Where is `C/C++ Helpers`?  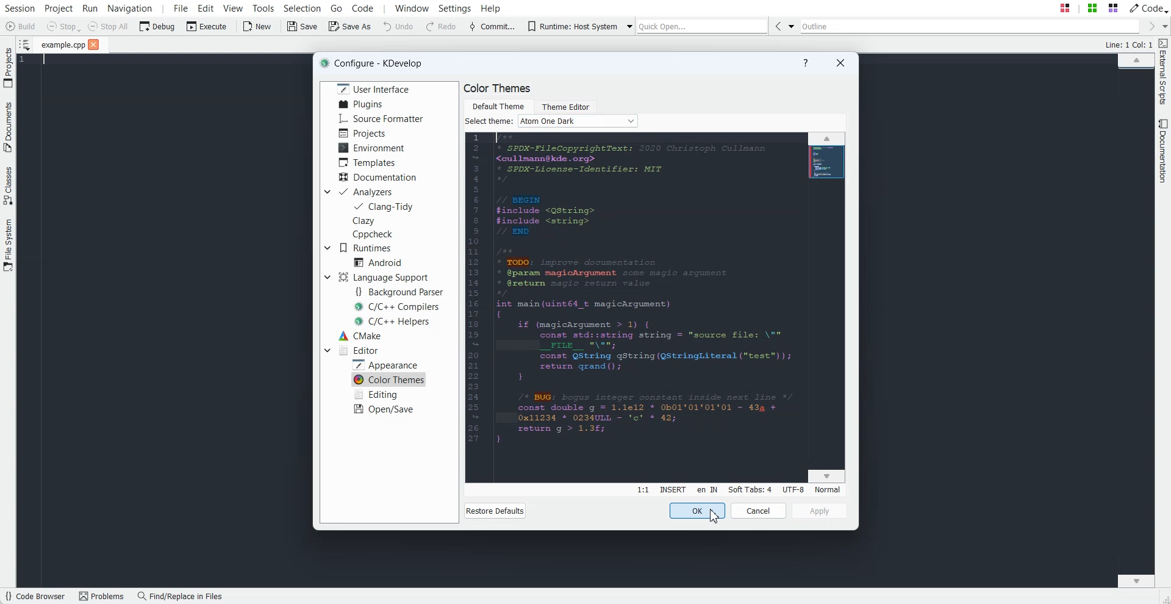 C/C++ Helpers is located at coordinates (393, 321).